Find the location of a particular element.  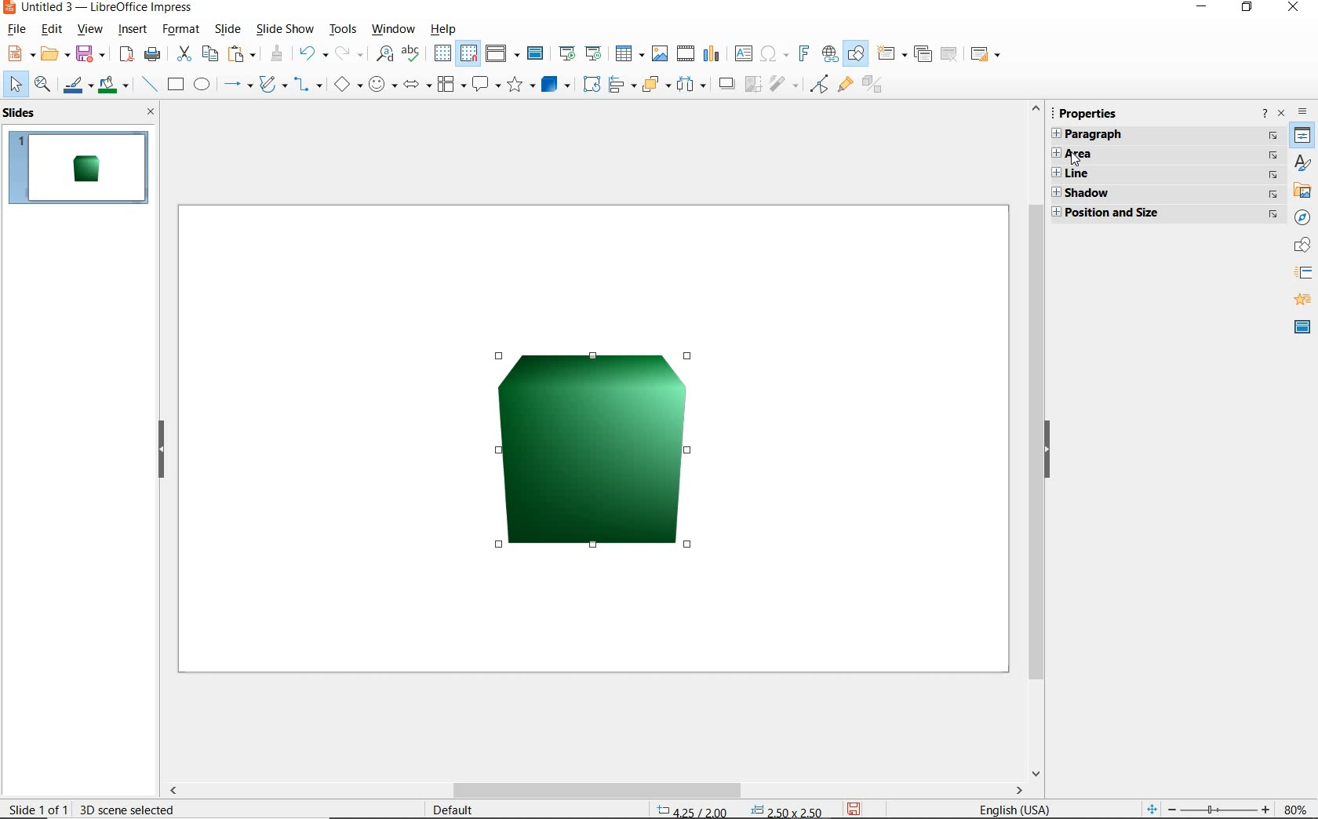

insert special characters is located at coordinates (775, 54).